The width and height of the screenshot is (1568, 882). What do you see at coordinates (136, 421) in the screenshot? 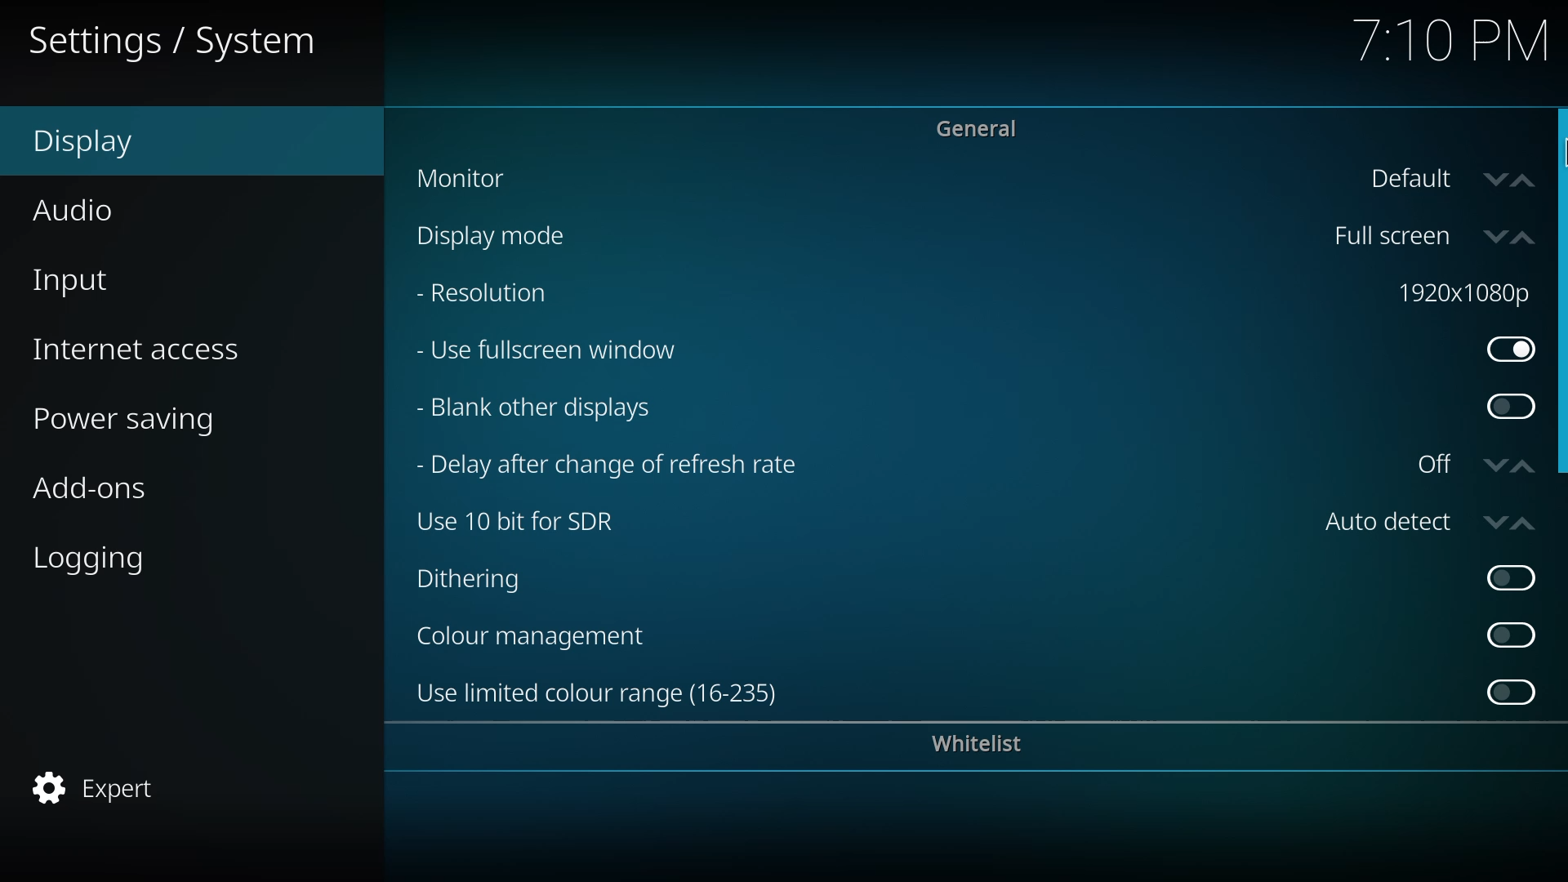
I see `power saving` at bounding box center [136, 421].